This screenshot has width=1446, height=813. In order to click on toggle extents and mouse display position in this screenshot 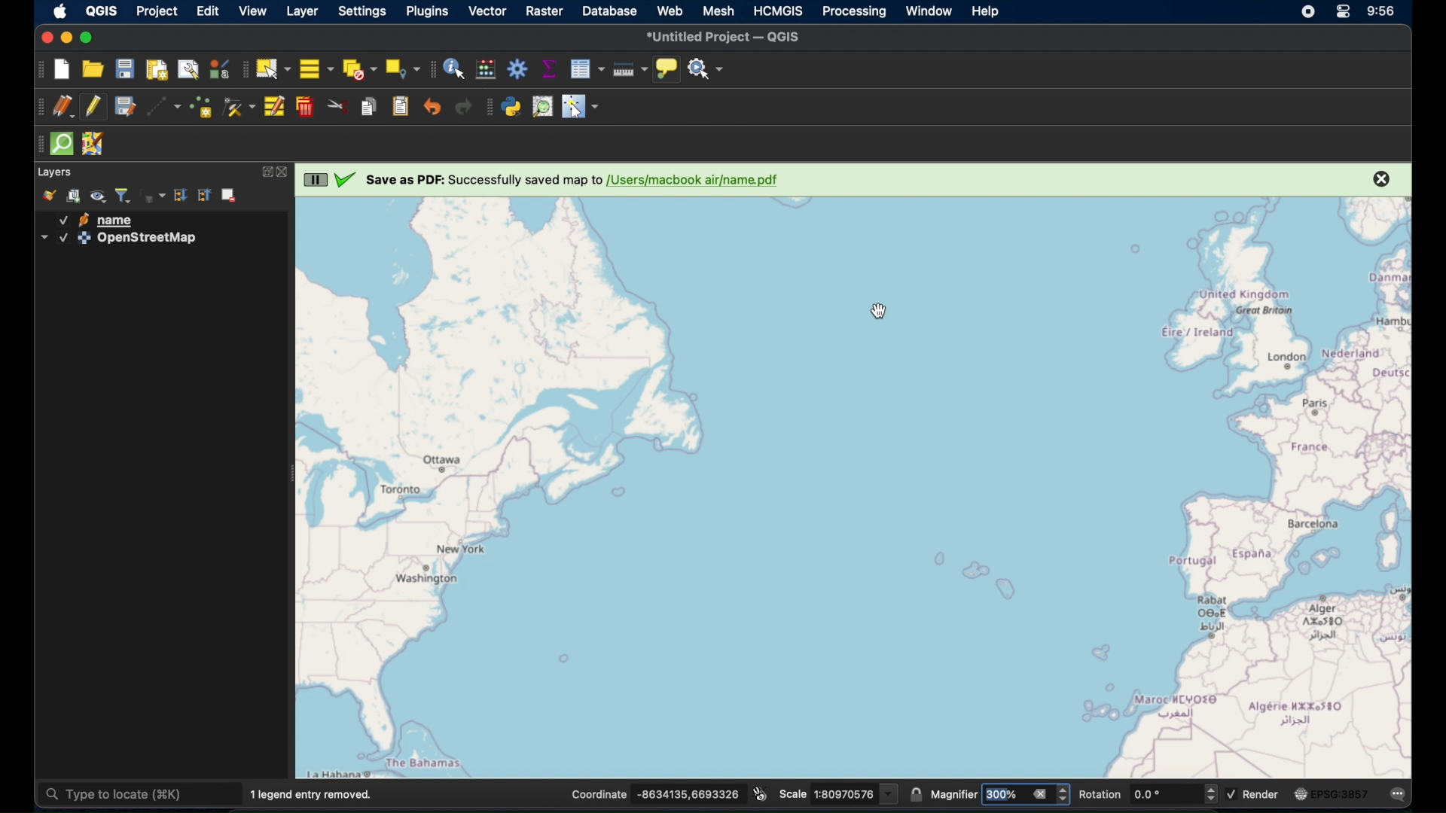, I will do `click(762, 793)`.